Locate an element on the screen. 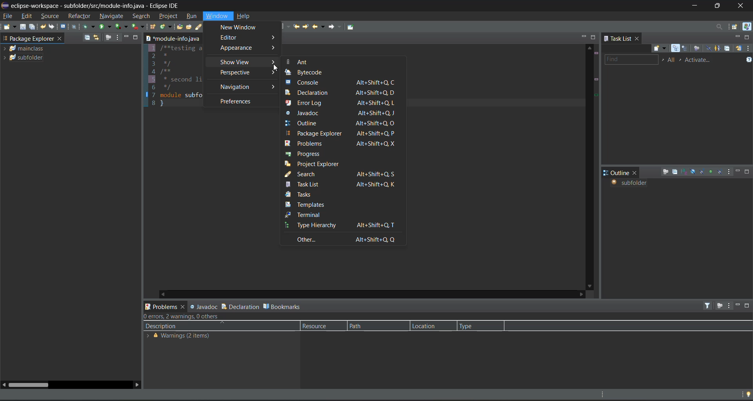  ant is located at coordinates (299, 62).